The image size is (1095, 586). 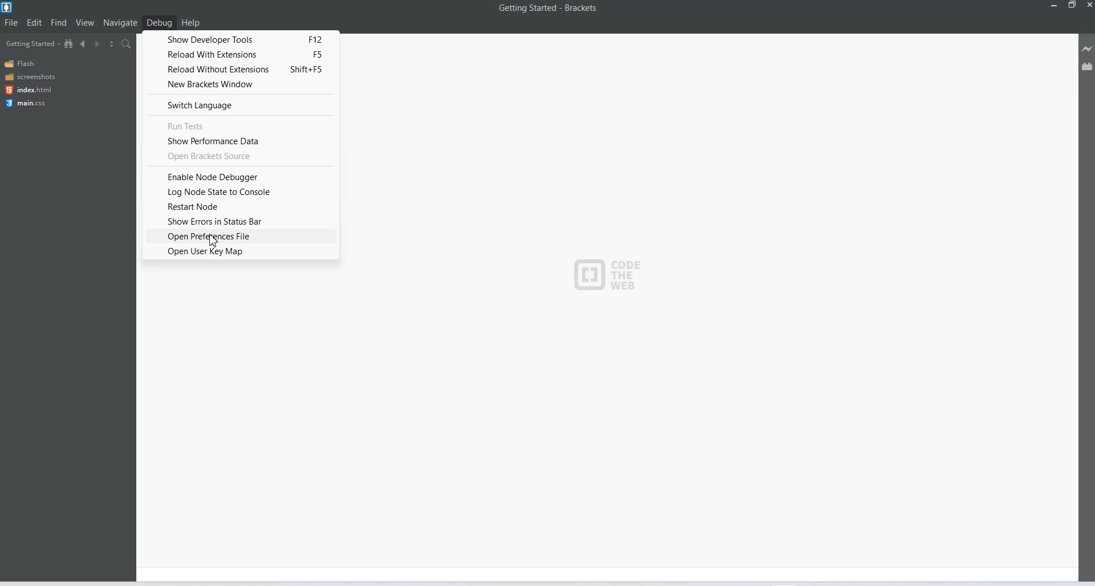 I want to click on Open User Key Map, so click(x=240, y=251).